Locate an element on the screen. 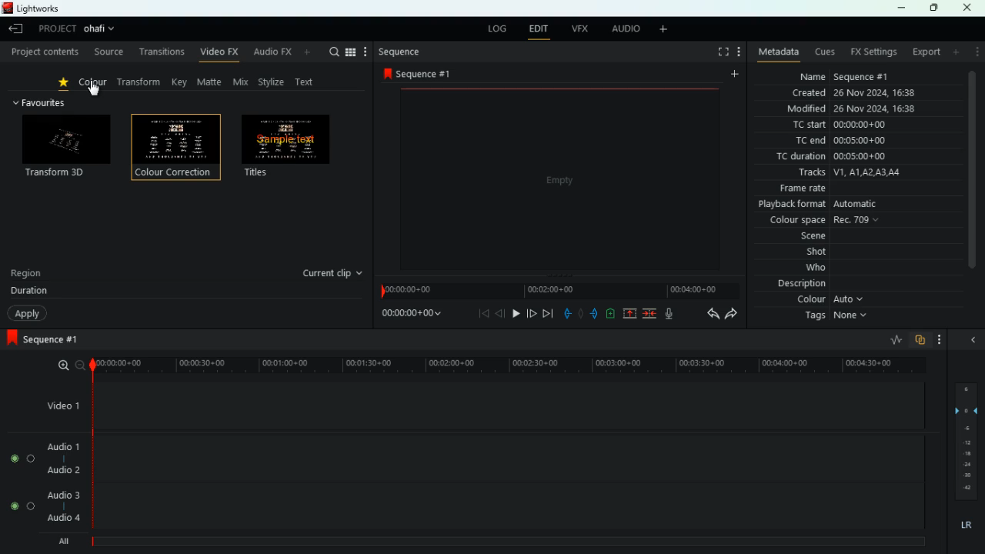 The image size is (985, 554). layers is located at coordinates (965, 442).